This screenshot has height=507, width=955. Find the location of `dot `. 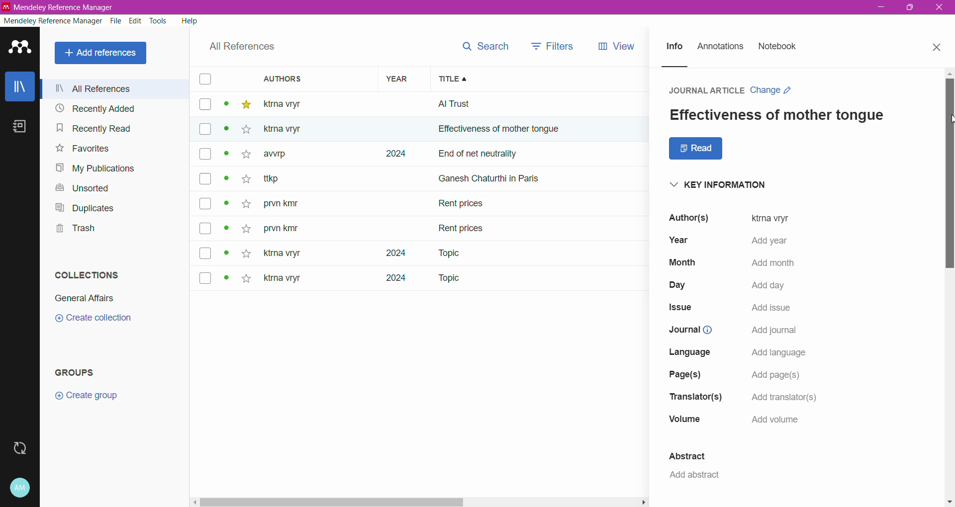

dot  is located at coordinates (225, 206).